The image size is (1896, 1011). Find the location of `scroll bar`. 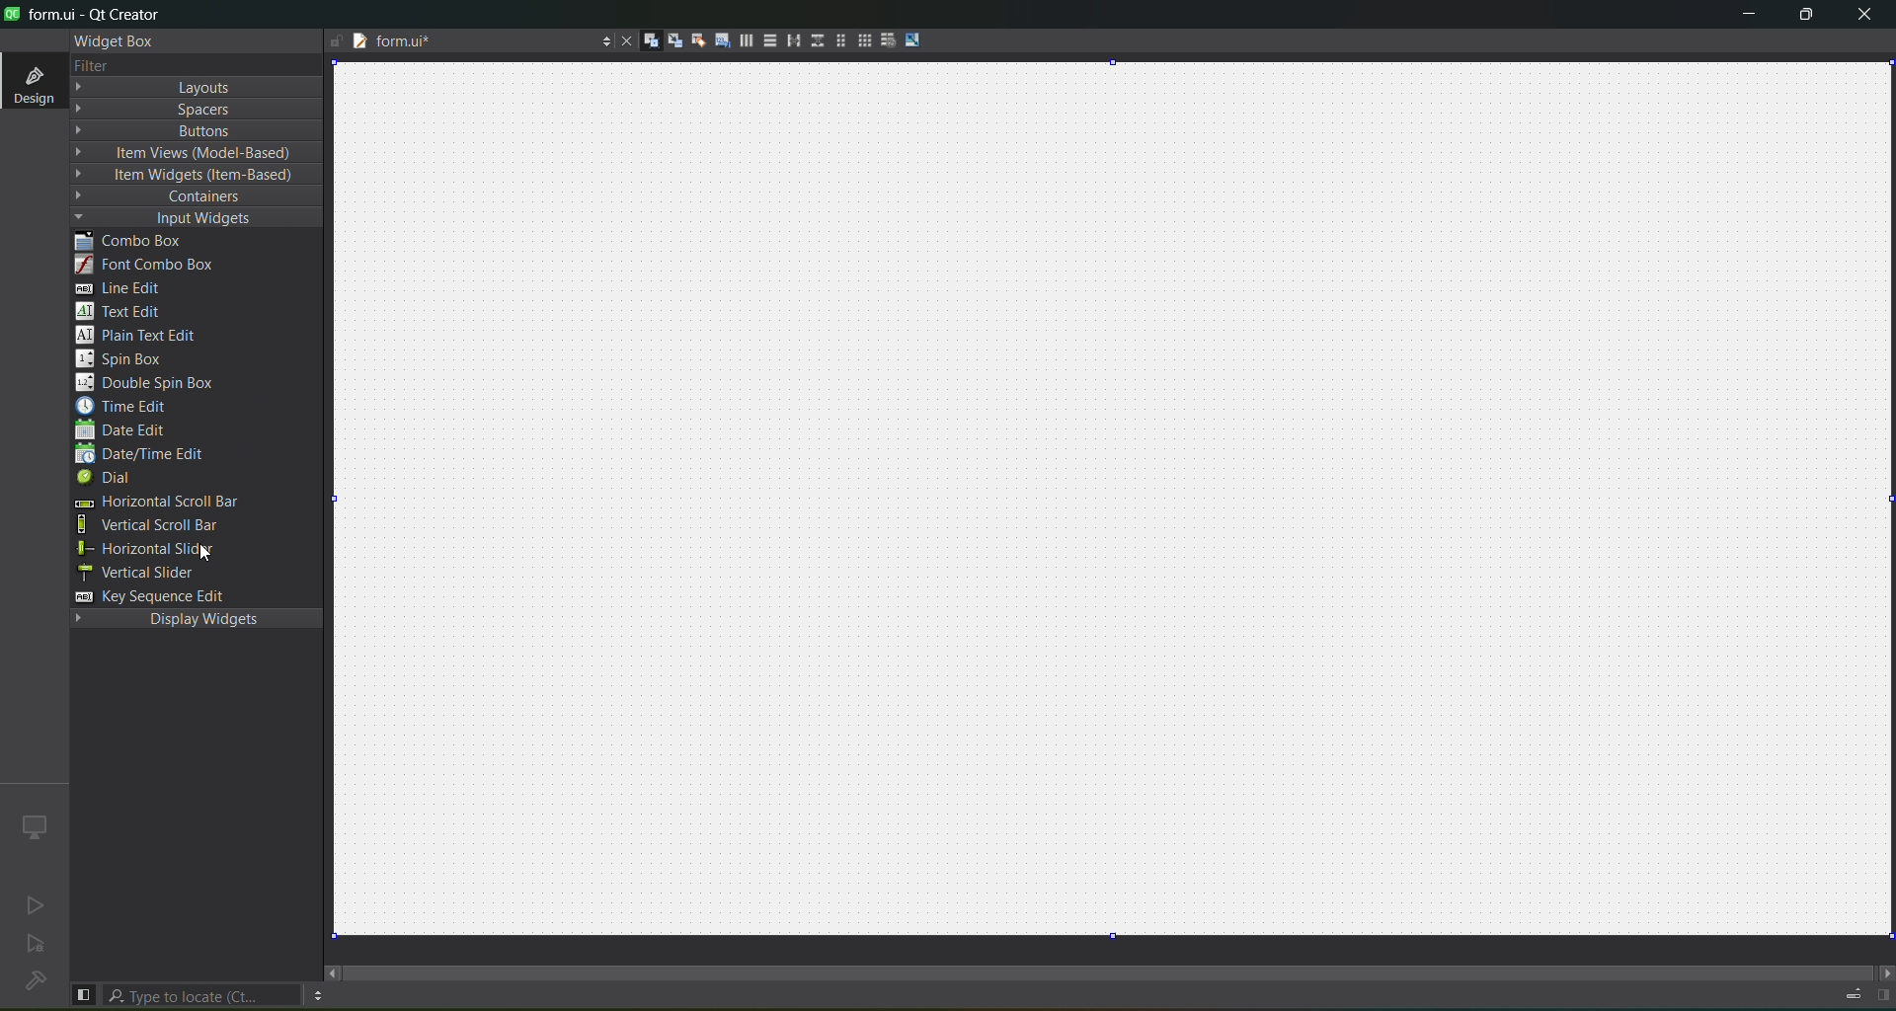

scroll bar is located at coordinates (1119, 972).